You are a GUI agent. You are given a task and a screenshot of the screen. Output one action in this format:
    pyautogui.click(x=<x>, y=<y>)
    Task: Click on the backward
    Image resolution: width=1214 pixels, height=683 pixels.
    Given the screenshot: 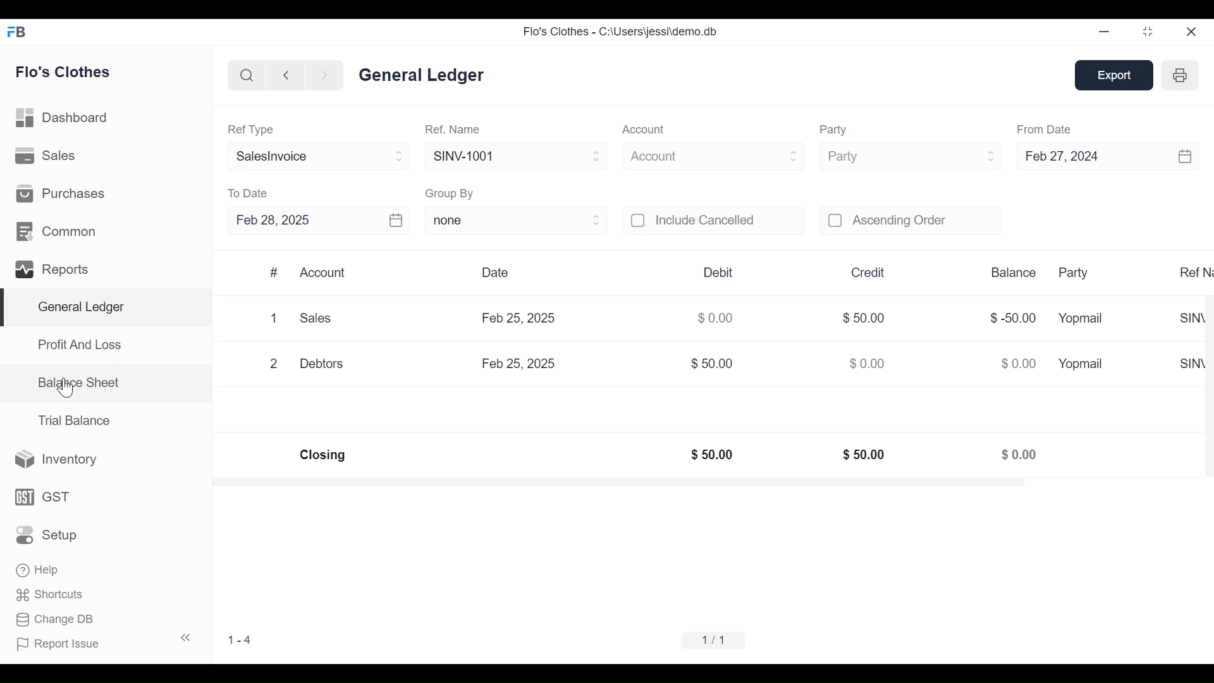 What is the action you would take?
    pyautogui.click(x=286, y=77)
    